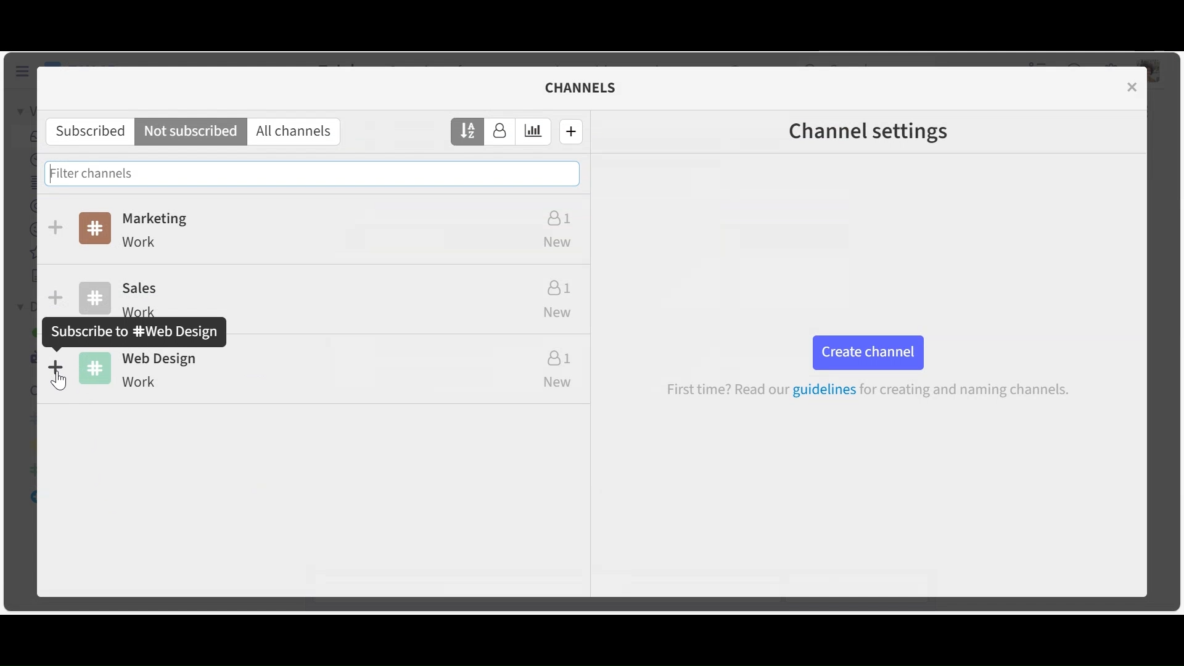 The image size is (1184, 666). Describe the element at coordinates (467, 131) in the screenshot. I see `Sort by name` at that location.